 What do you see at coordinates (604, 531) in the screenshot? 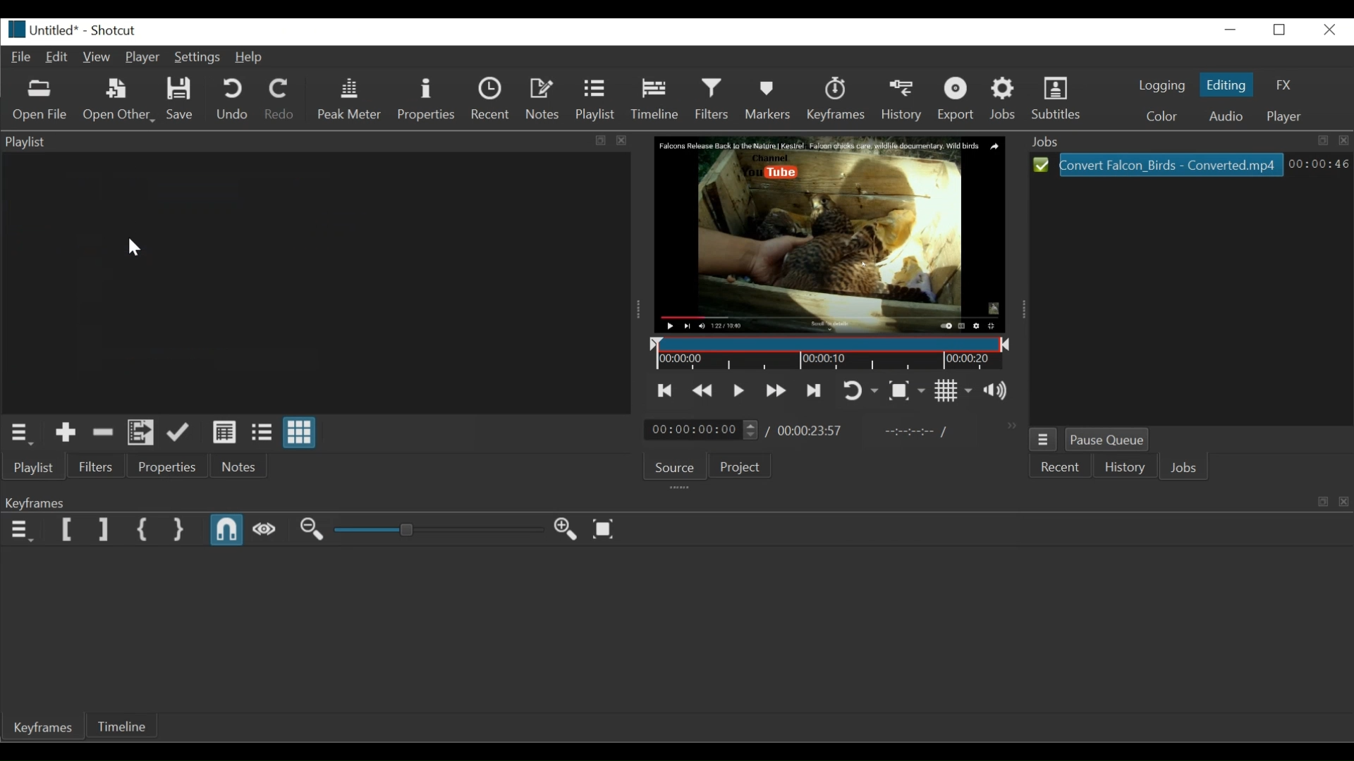
I see `Zoom keyframe to fit` at bounding box center [604, 531].